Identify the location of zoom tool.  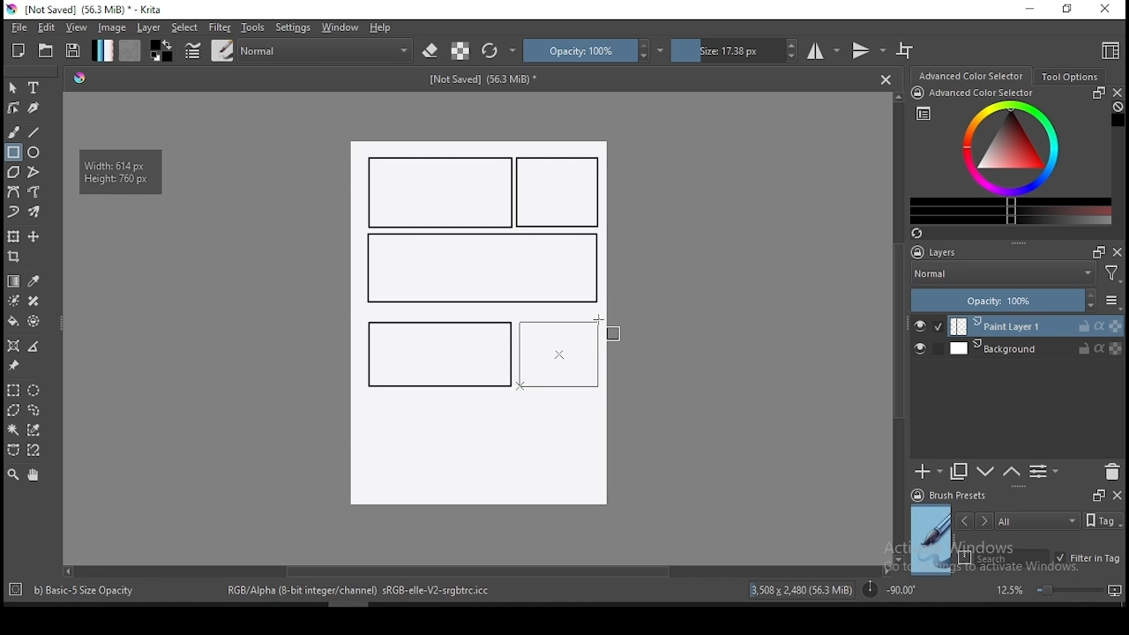
(13, 474).